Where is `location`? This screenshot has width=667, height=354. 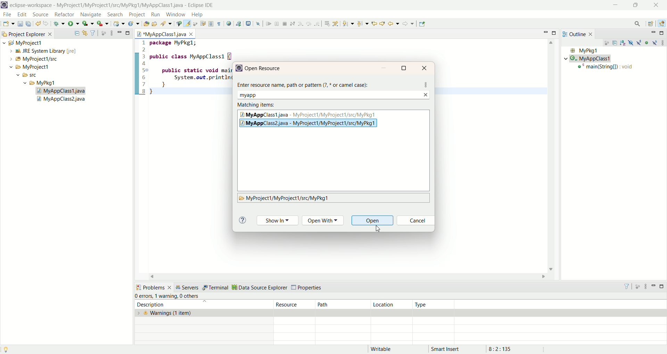 location is located at coordinates (391, 304).